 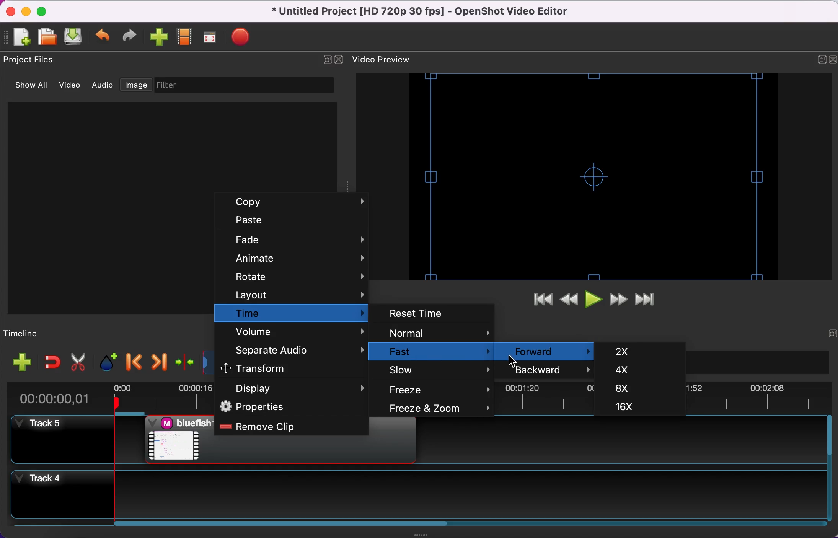 I want to click on jump to end, so click(x=650, y=299).